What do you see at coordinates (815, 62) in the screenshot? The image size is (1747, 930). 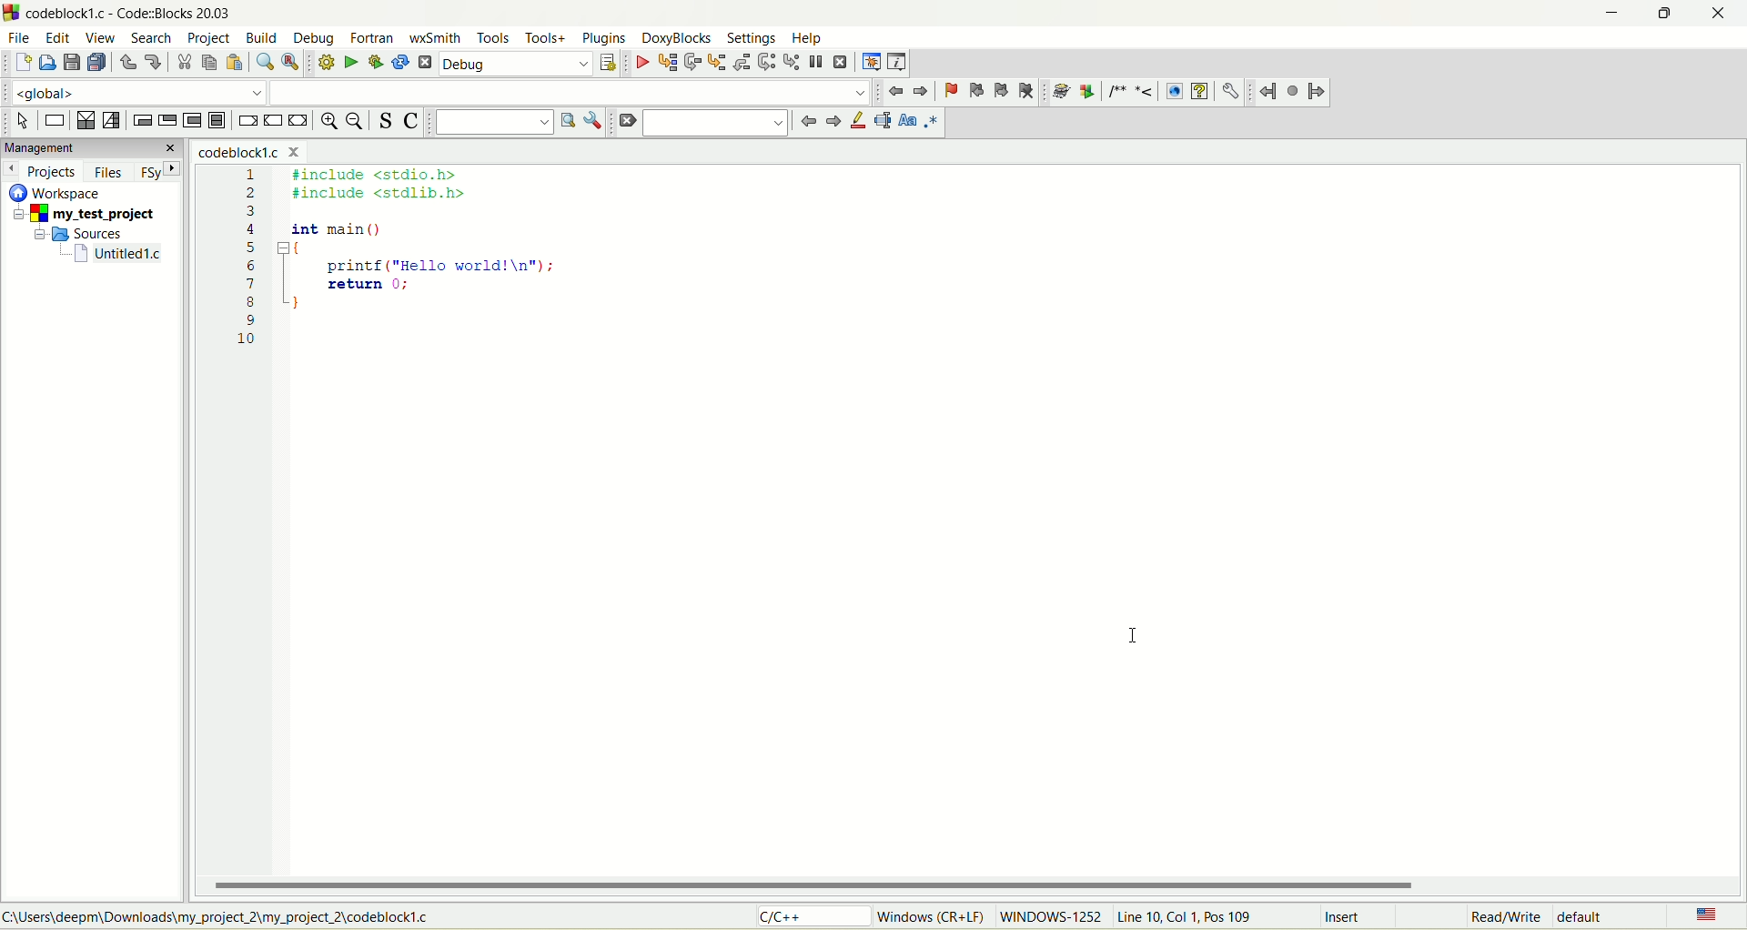 I see `break debugger` at bounding box center [815, 62].